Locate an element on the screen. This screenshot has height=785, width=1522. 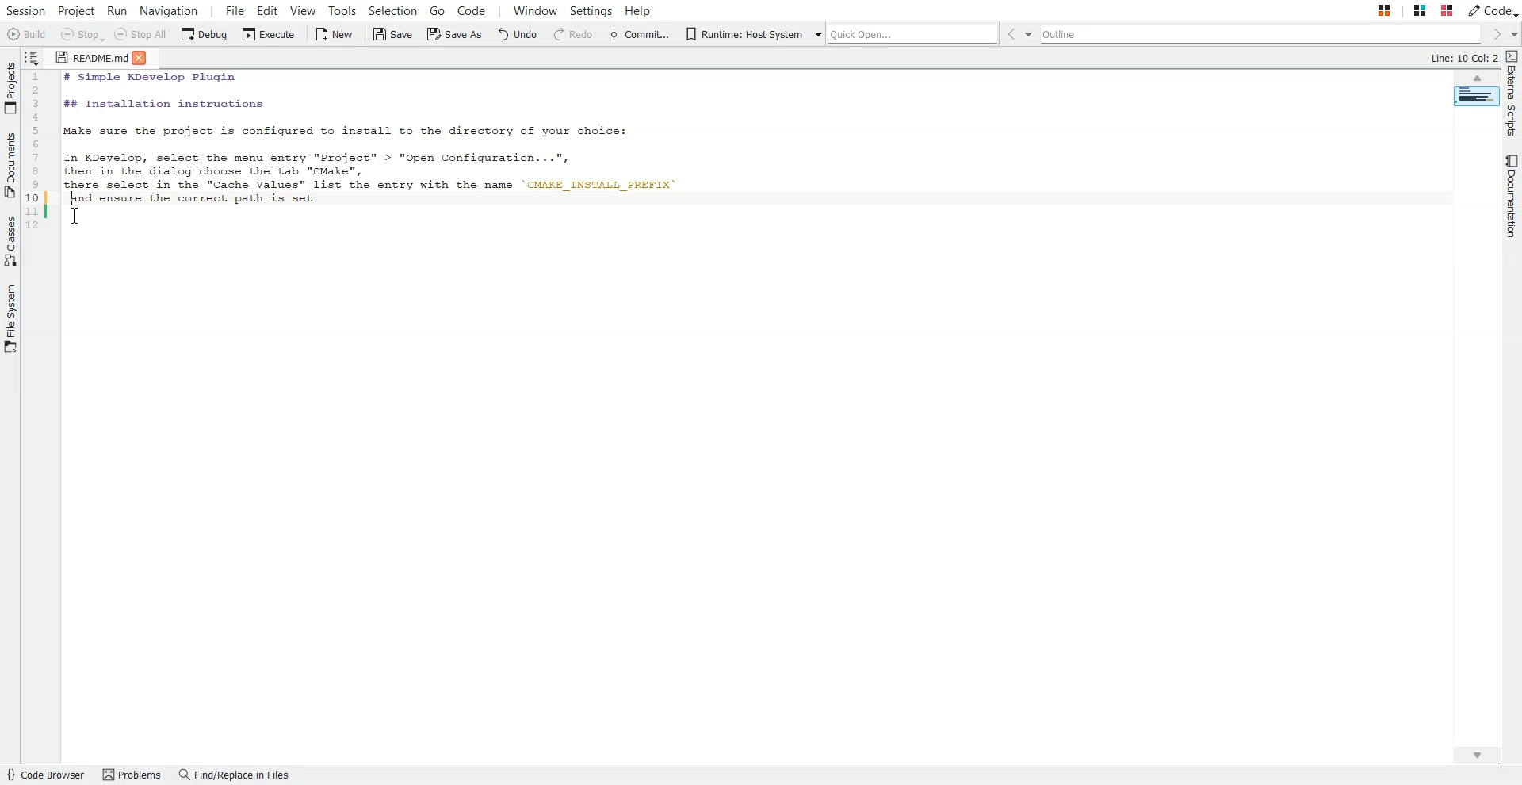
Commit is located at coordinates (640, 35).